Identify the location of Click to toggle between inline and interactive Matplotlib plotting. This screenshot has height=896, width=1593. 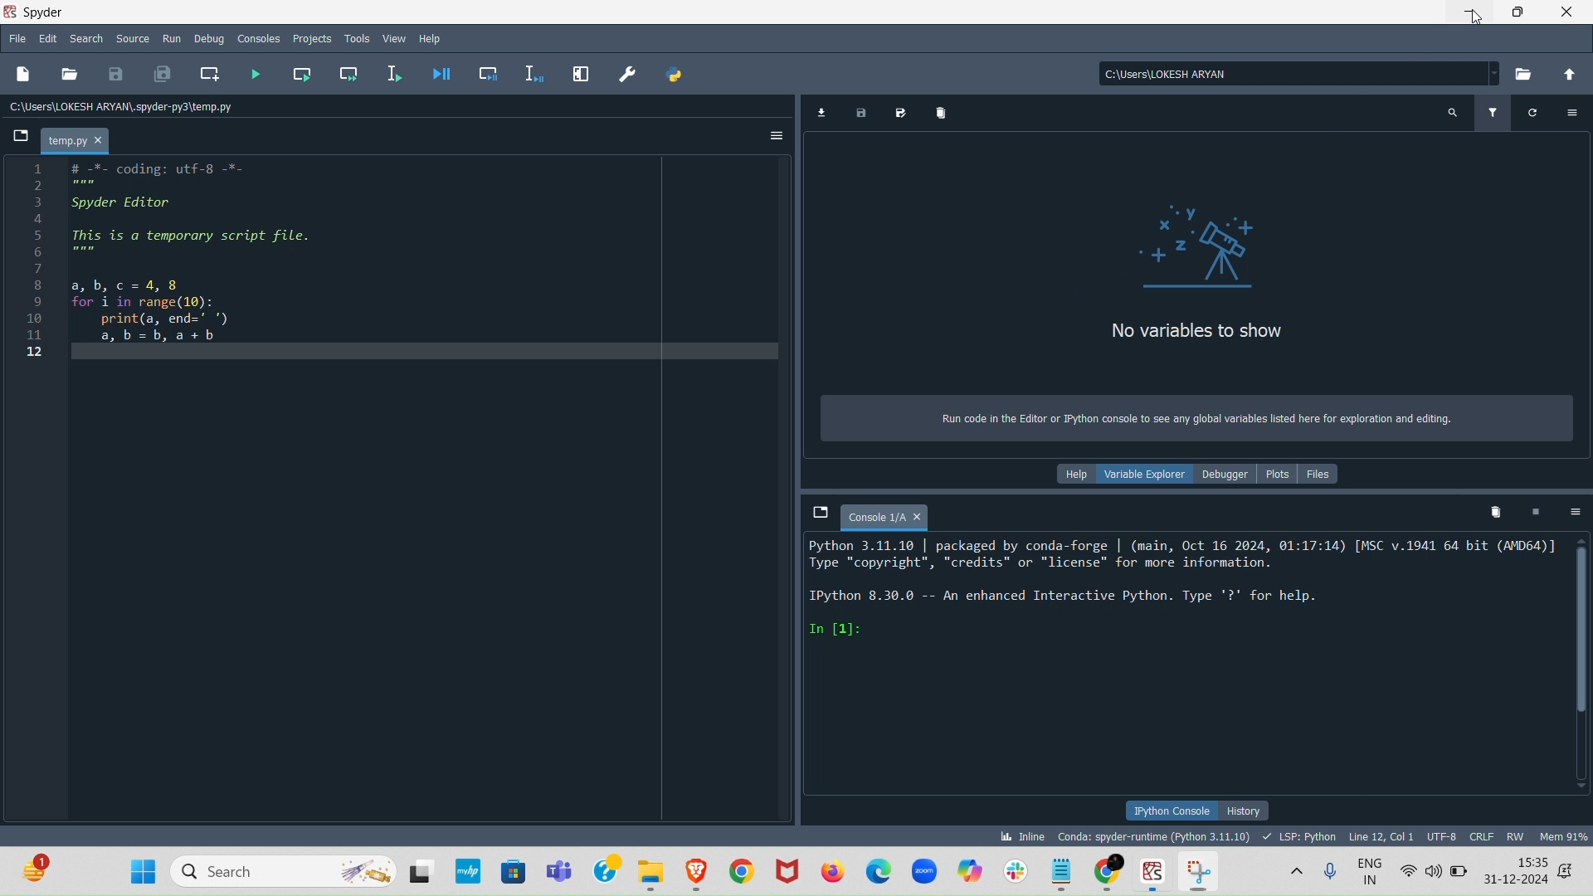
(1019, 833).